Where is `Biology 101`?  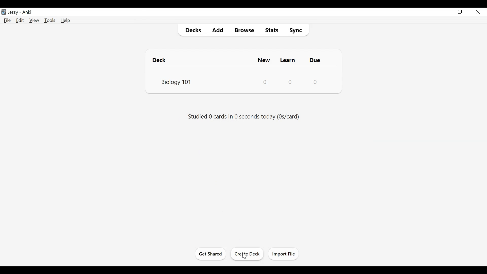
Biology 101 is located at coordinates (176, 81).